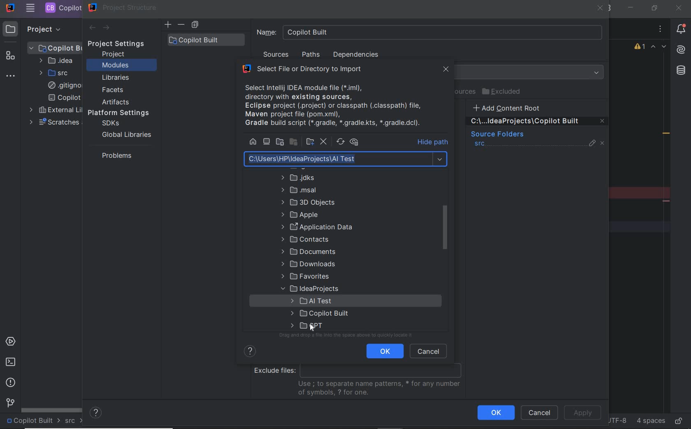  I want to click on folder, so click(307, 178).